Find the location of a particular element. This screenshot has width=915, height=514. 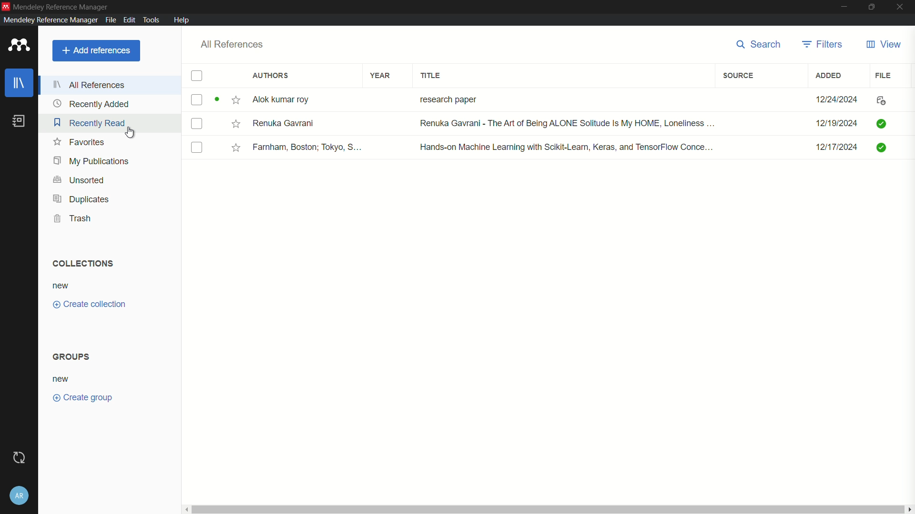

search is located at coordinates (760, 44).